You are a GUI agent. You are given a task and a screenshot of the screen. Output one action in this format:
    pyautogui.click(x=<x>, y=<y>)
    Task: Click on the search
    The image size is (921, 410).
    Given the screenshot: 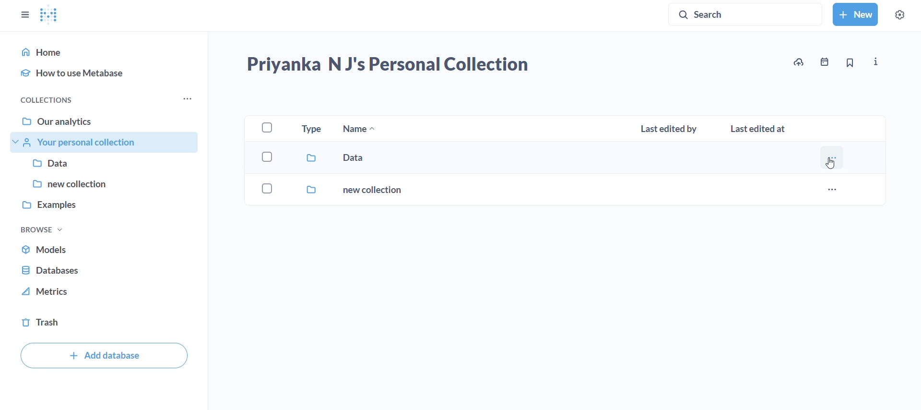 What is the action you would take?
    pyautogui.click(x=748, y=14)
    